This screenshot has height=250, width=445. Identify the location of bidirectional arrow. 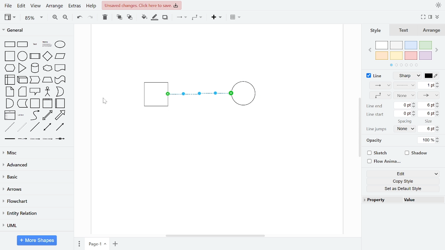
(47, 115).